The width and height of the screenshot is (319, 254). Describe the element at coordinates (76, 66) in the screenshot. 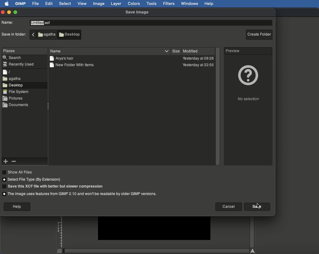

I see `New folder` at that location.